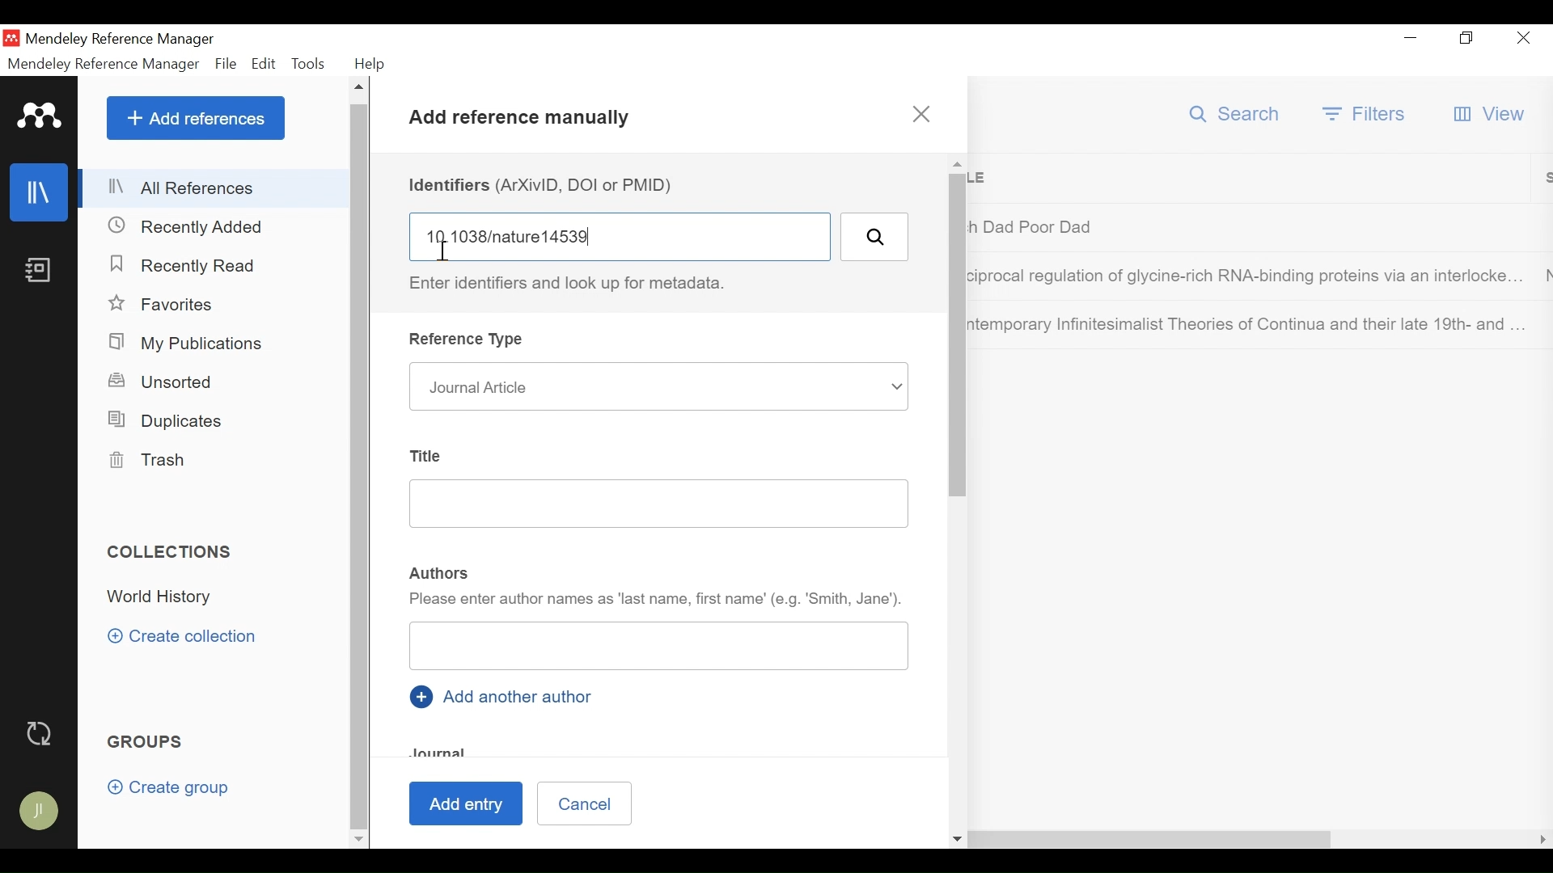  I want to click on Recently Closed, so click(187, 227).